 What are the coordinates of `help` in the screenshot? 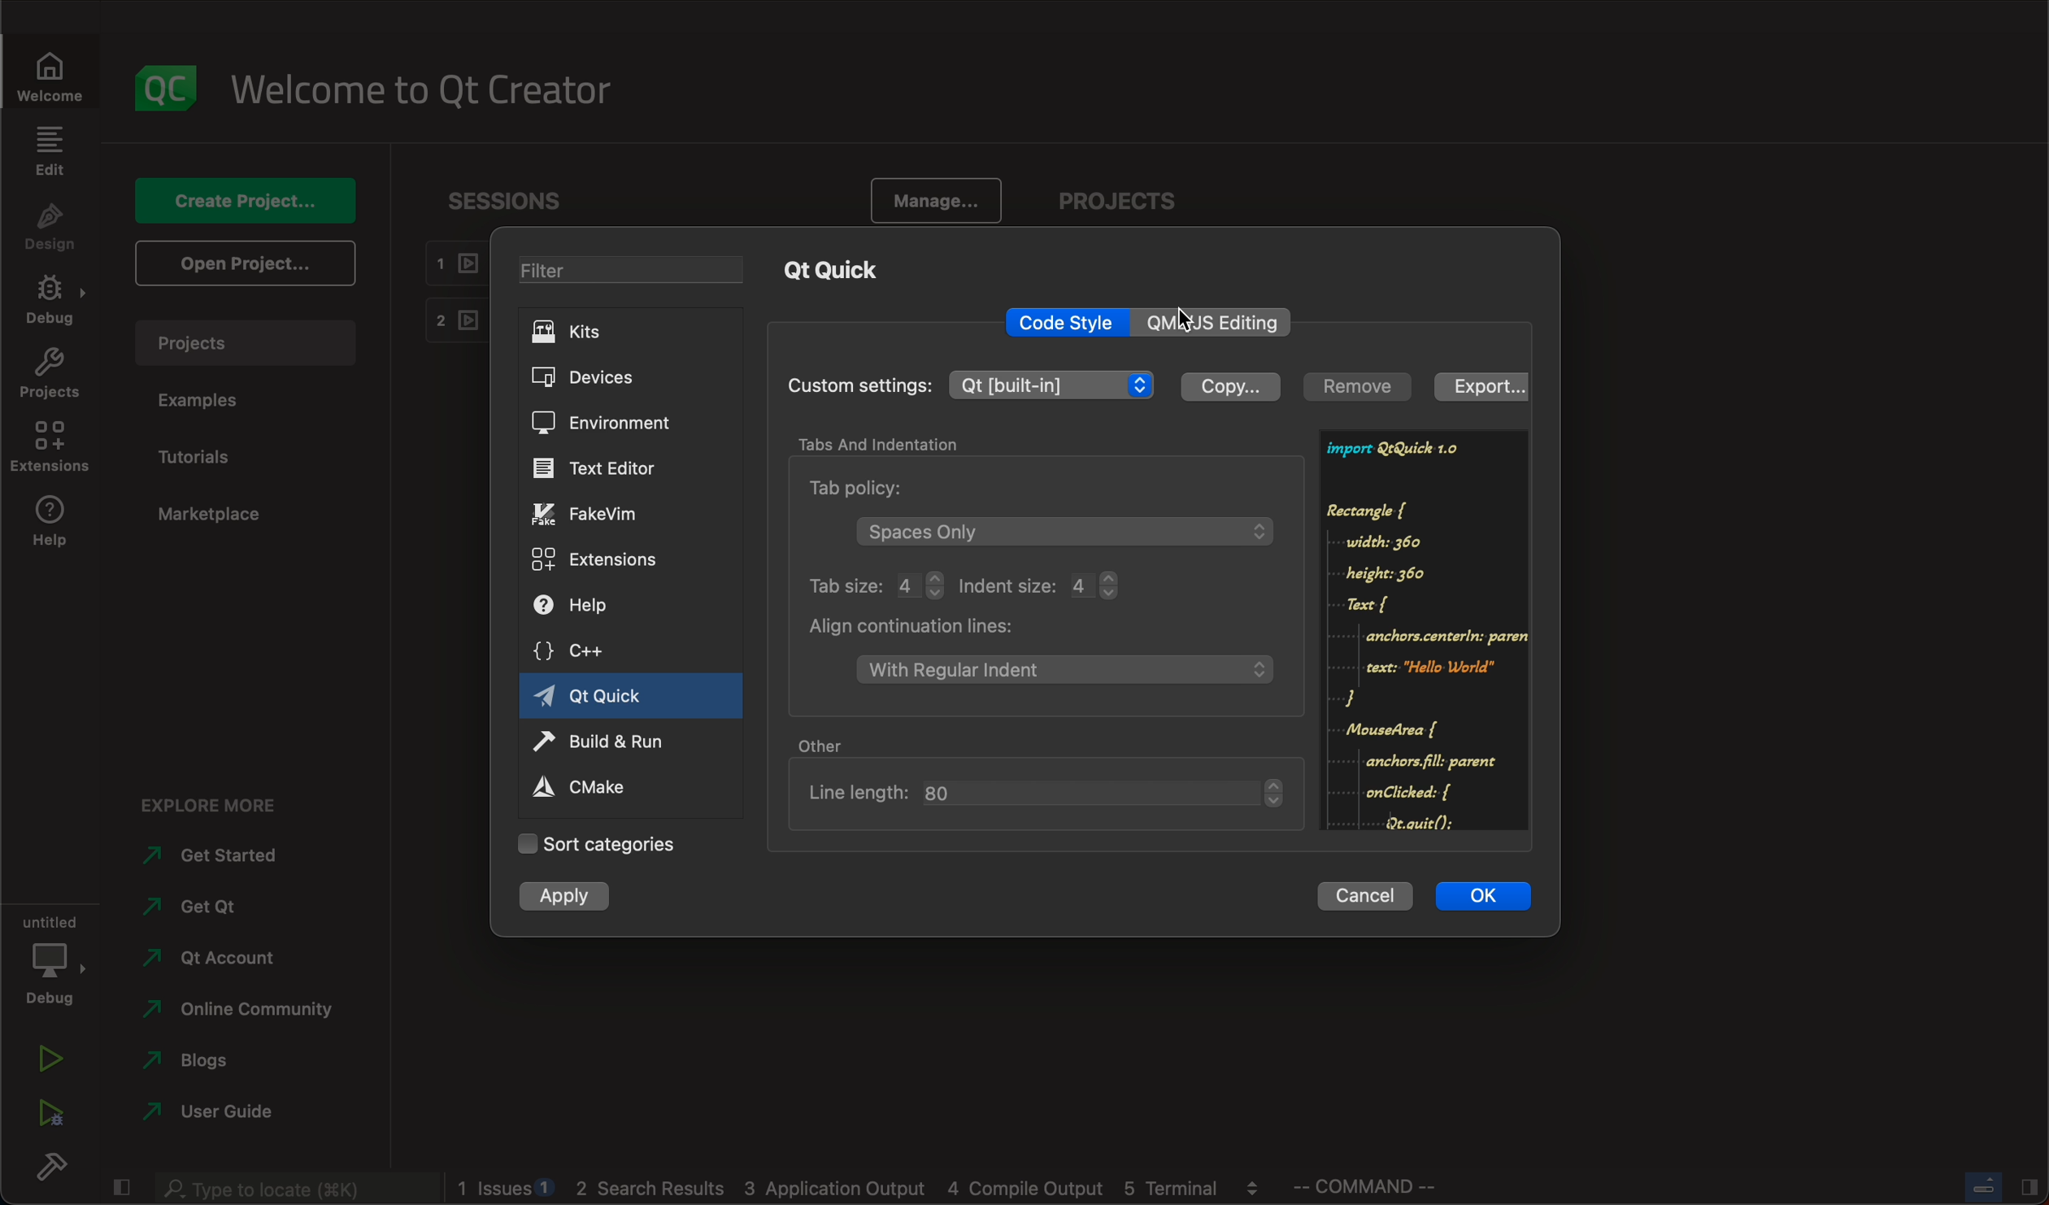 It's located at (50, 524).